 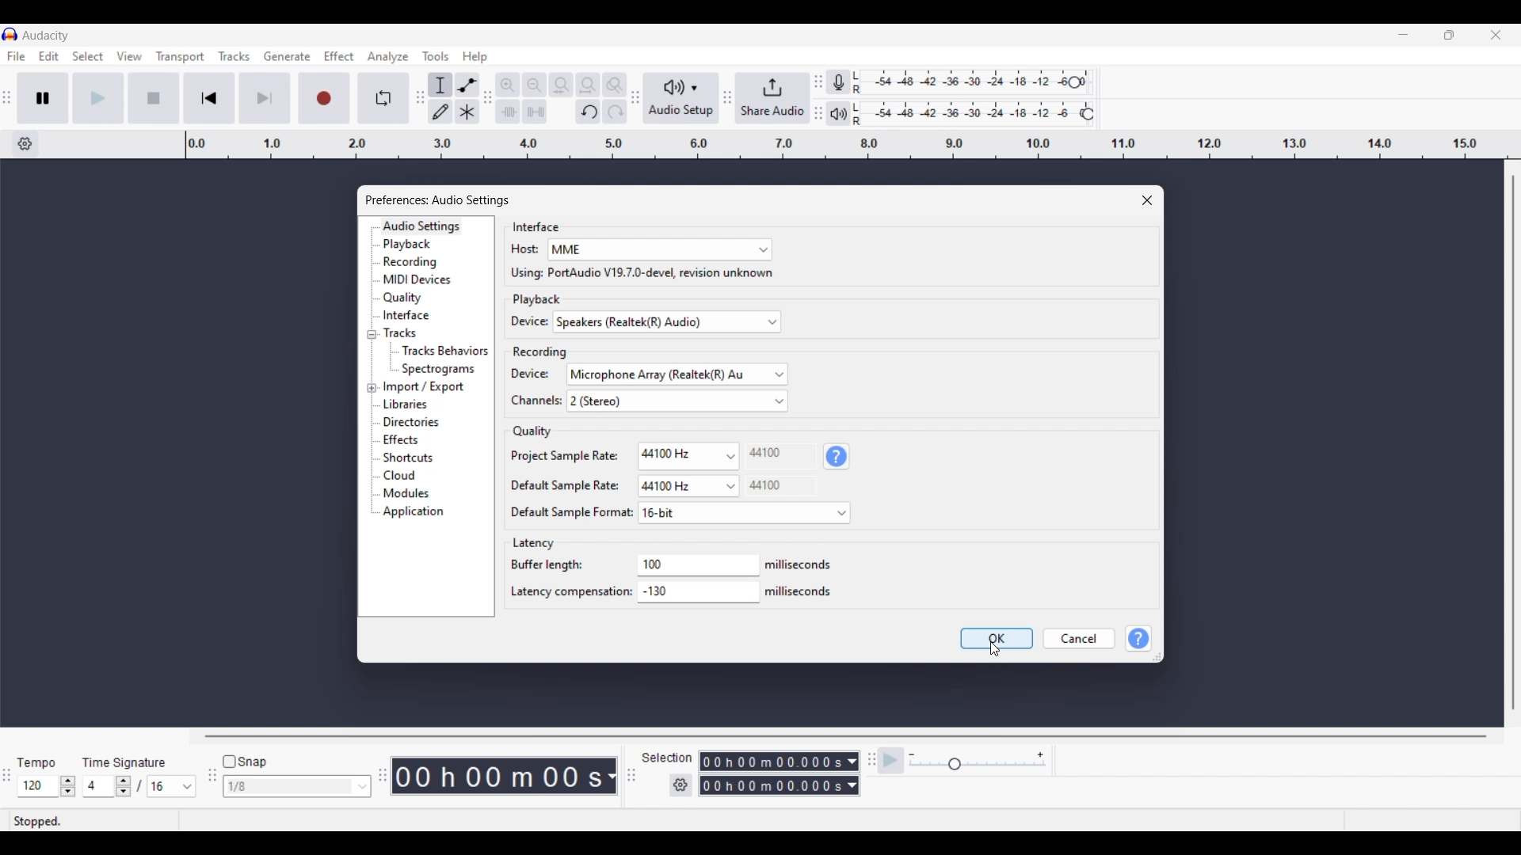 I want to click on Analyze menu, so click(x=388, y=56).